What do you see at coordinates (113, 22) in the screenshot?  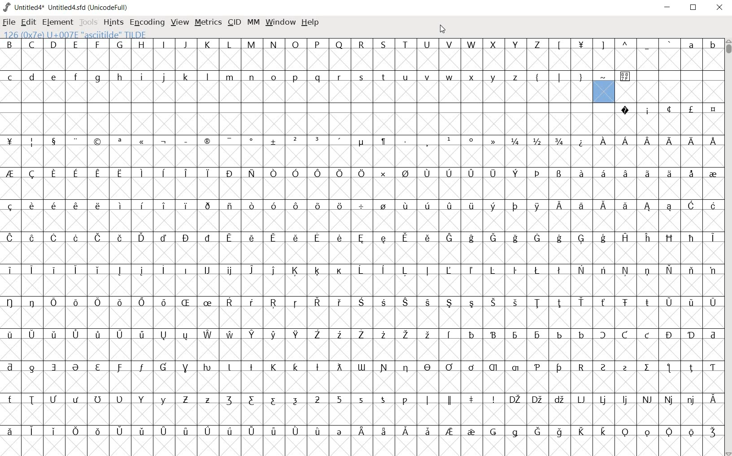 I see `HINTS` at bounding box center [113, 22].